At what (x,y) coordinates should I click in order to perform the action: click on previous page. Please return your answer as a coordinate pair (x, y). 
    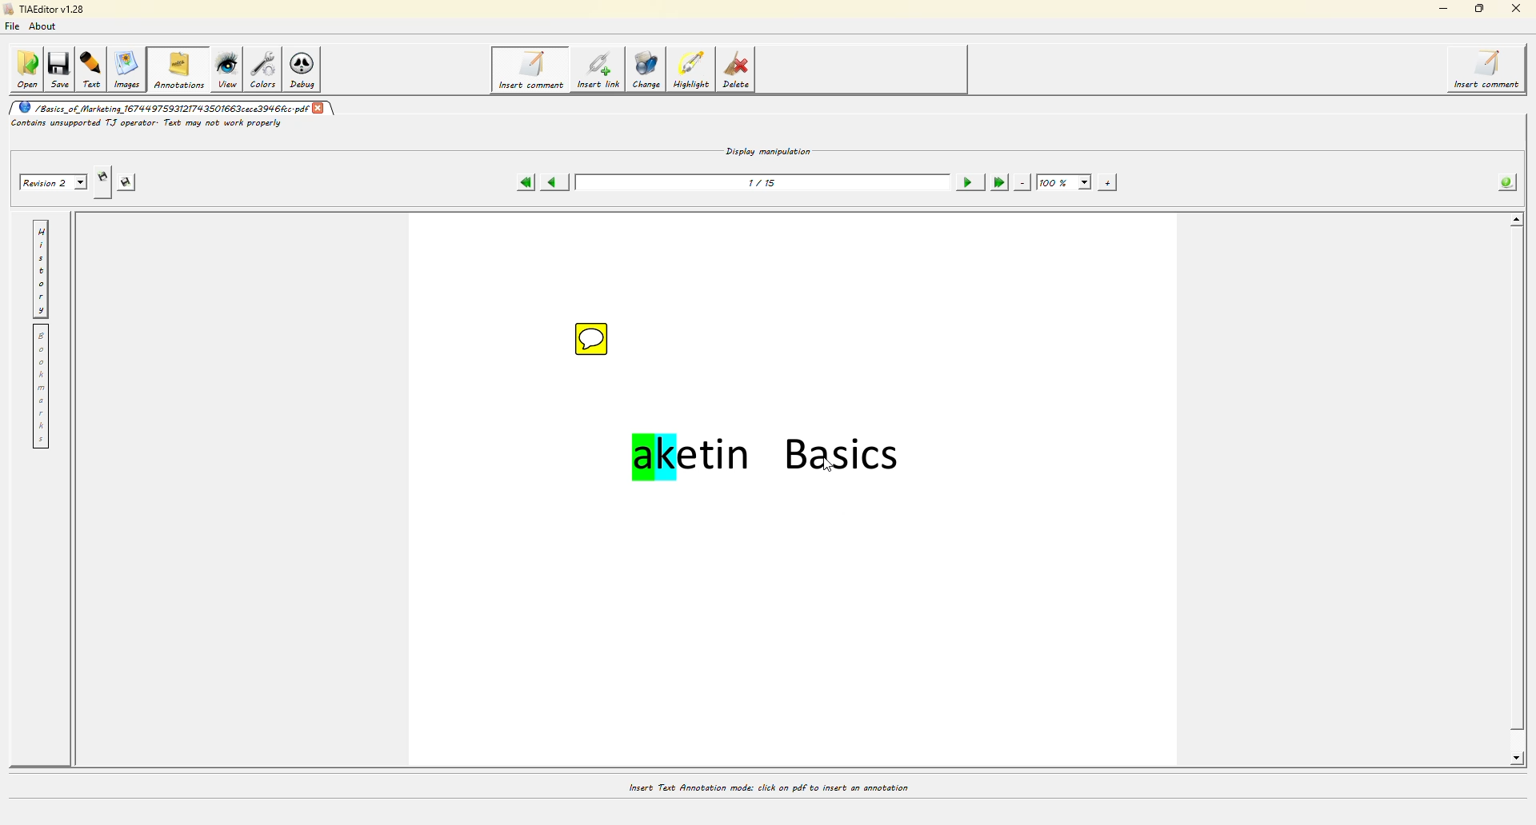
    Looking at the image, I should click on (554, 183).